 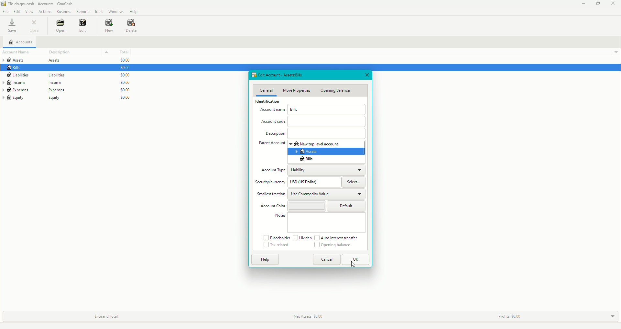 What do you see at coordinates (134, 12) in the screenshot?
I see `Help` at bounding box center [134, 12].